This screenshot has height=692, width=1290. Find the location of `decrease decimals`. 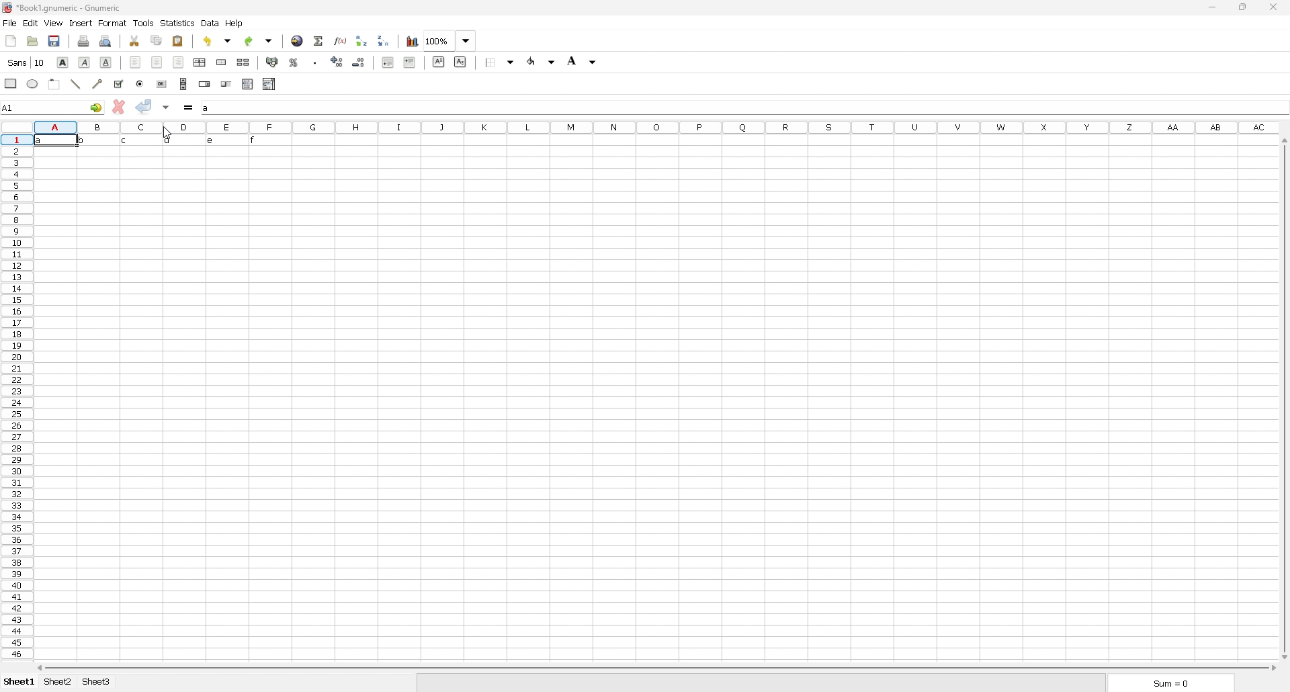

decrease decimals is located at coordinates (359, 62).